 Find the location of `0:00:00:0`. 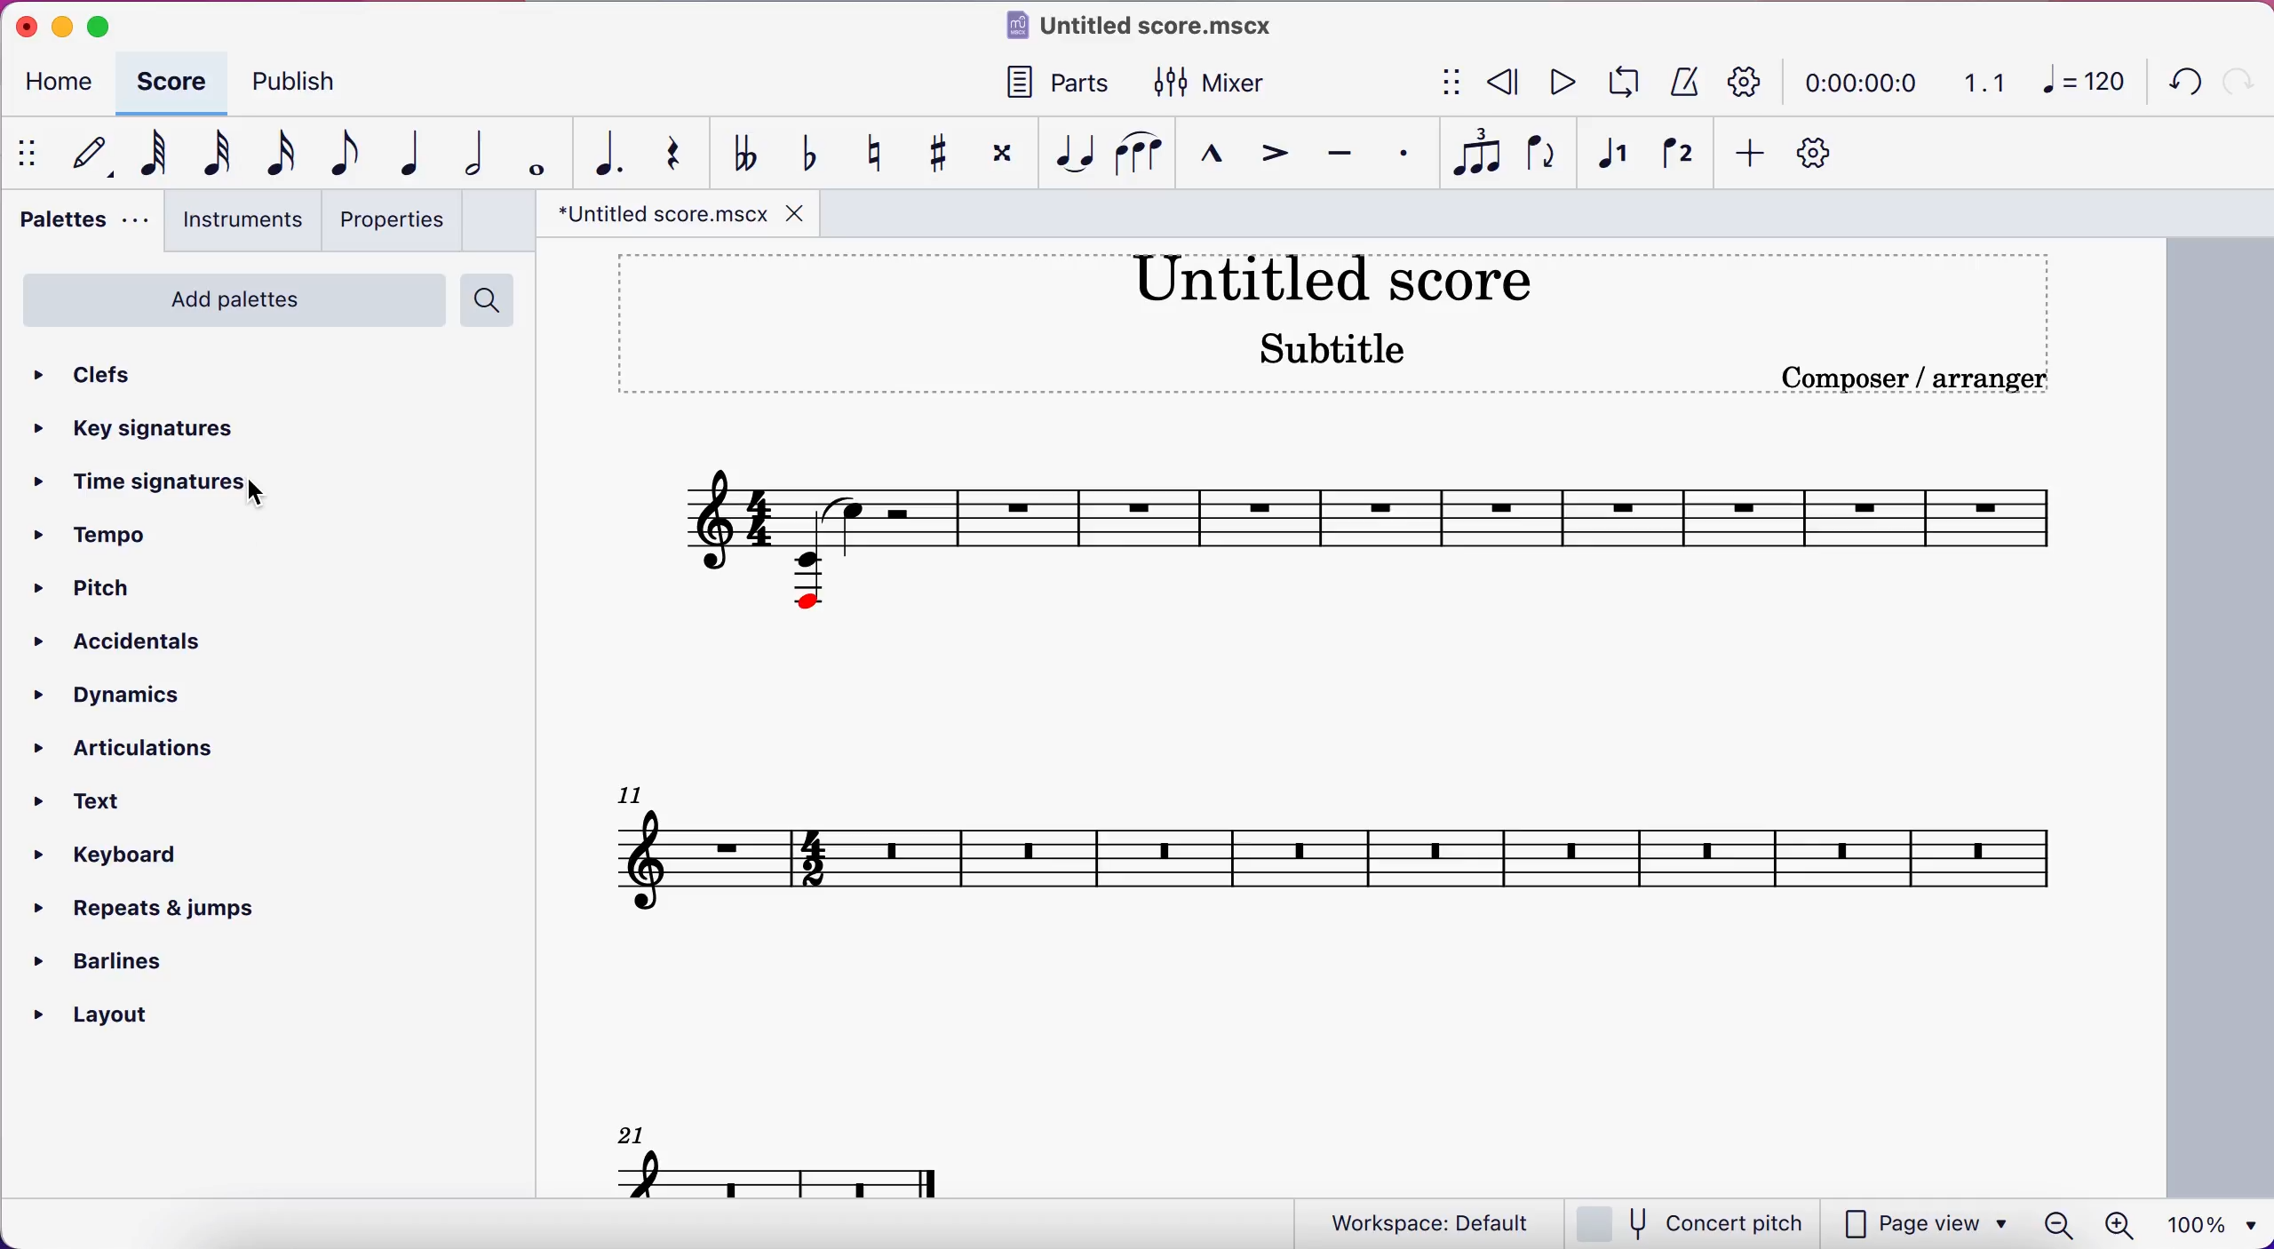

0:00:00:0 is located at coordinates (1862, 84).